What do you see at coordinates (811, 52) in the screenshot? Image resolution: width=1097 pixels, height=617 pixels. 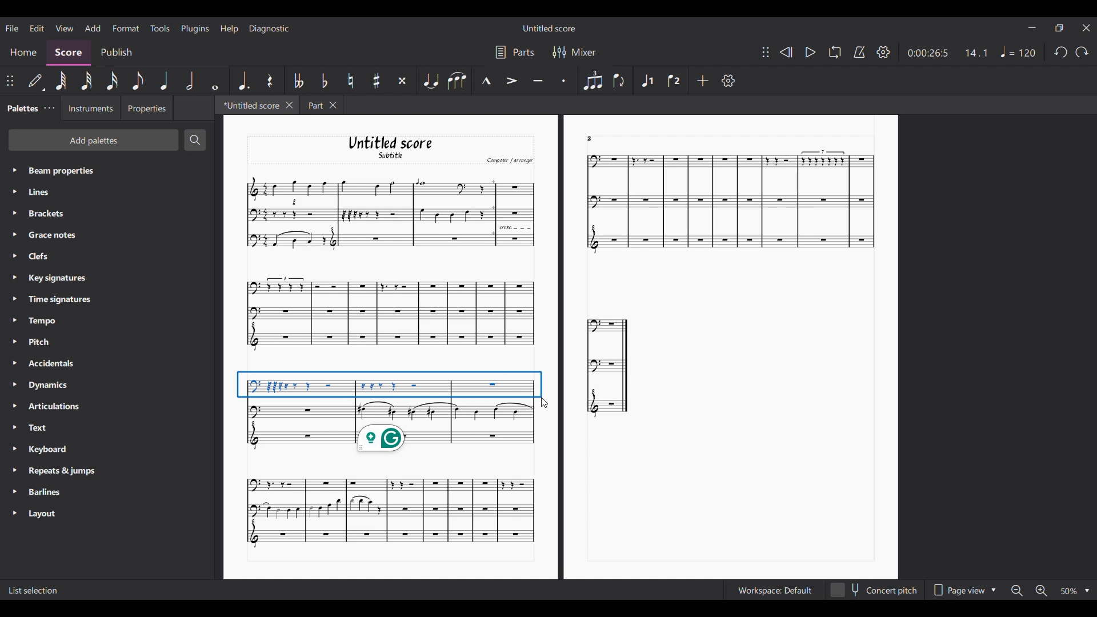 I see `Play` at bounding box center [811, 52].